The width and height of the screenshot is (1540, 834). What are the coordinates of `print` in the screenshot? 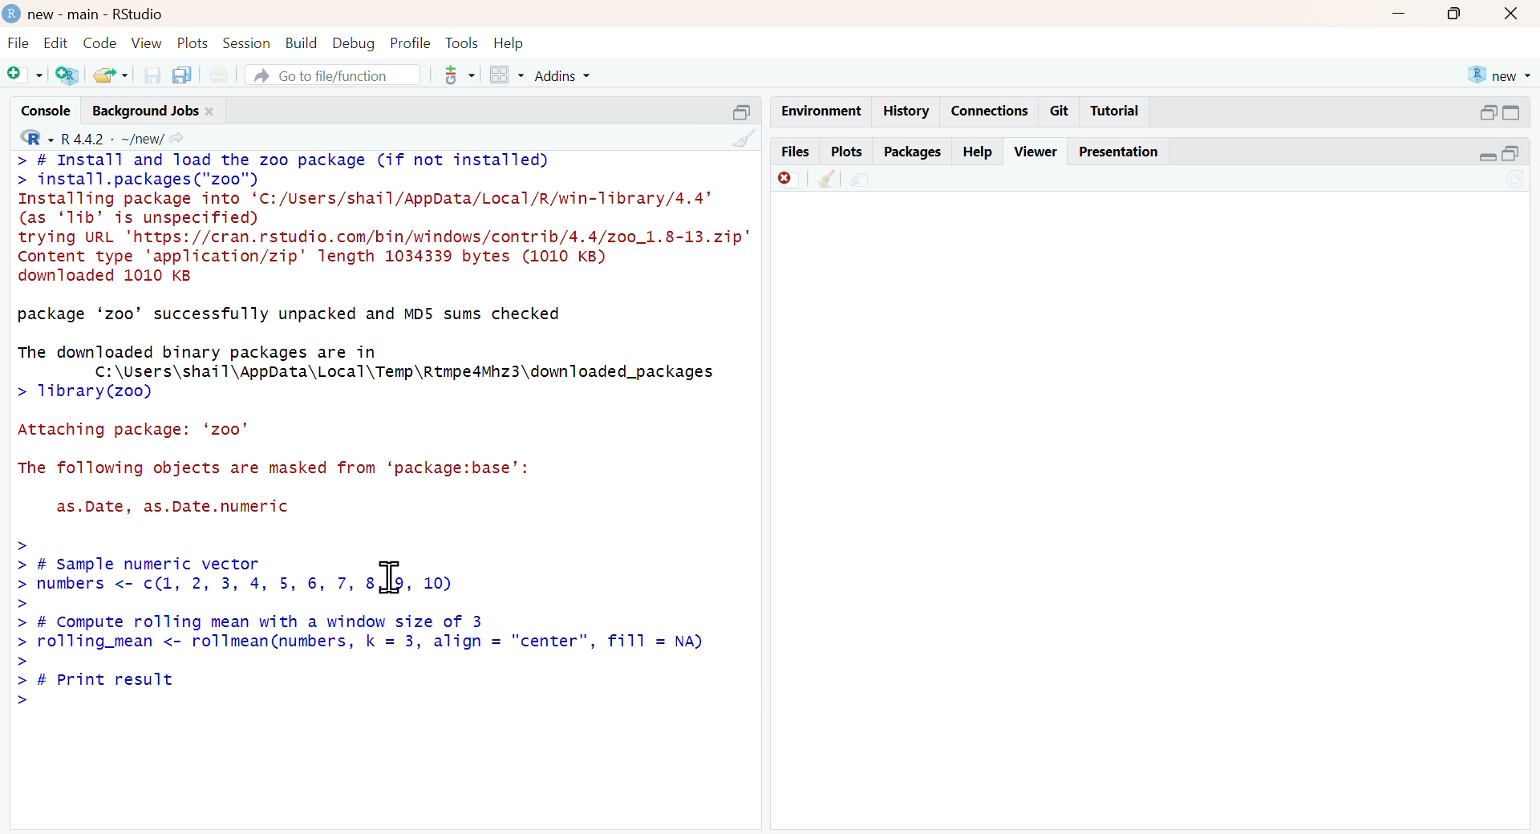 It's located at (221, 74).